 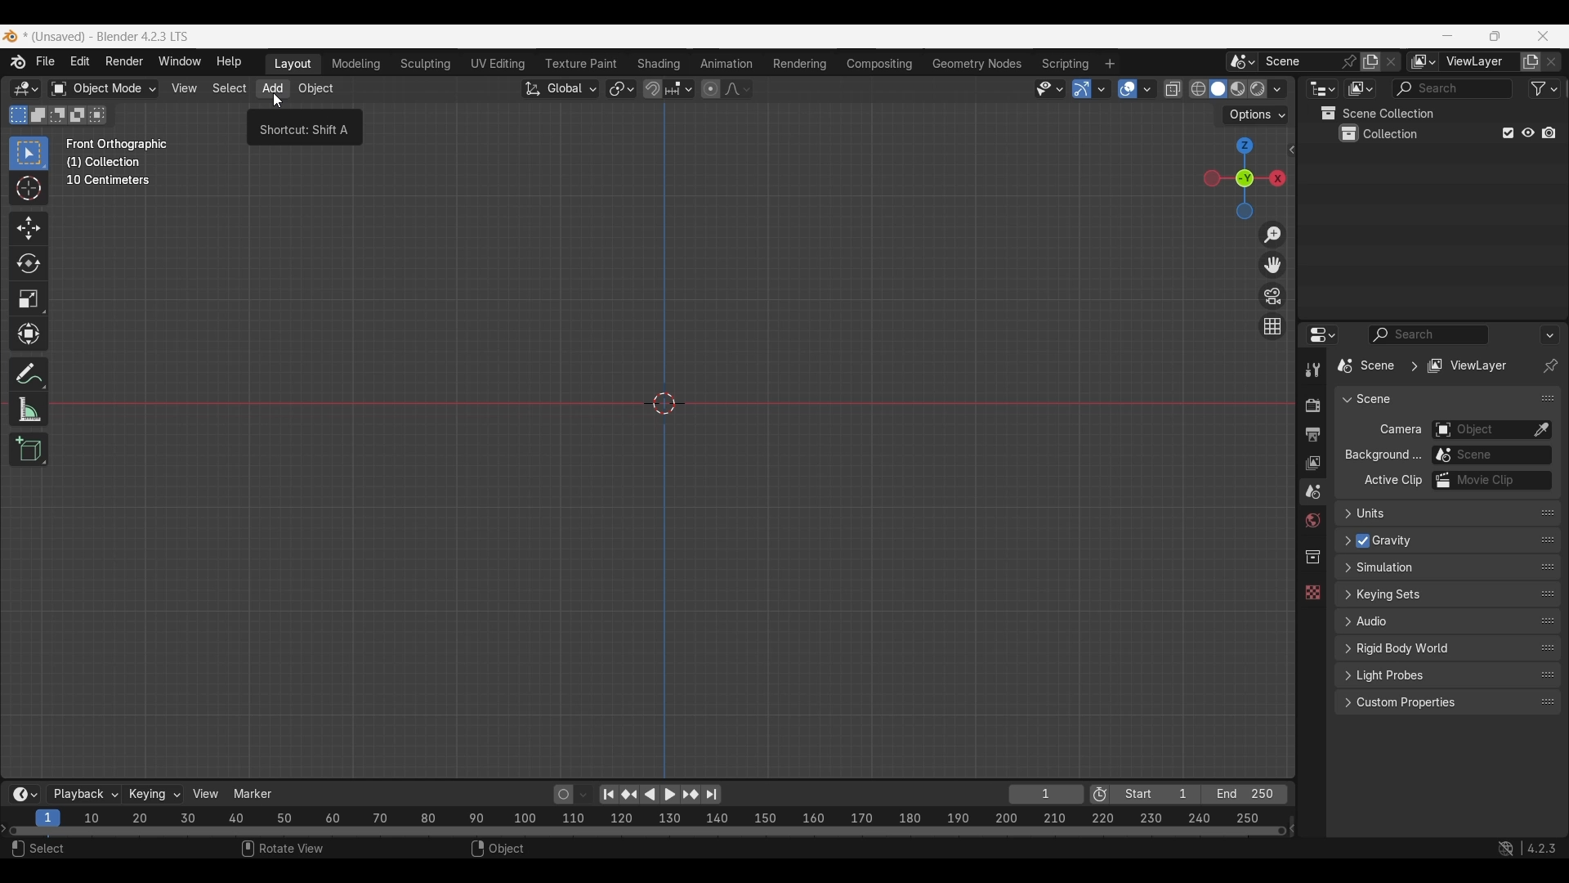 I want to click on Click to expand, so click(x=1436, y=512).